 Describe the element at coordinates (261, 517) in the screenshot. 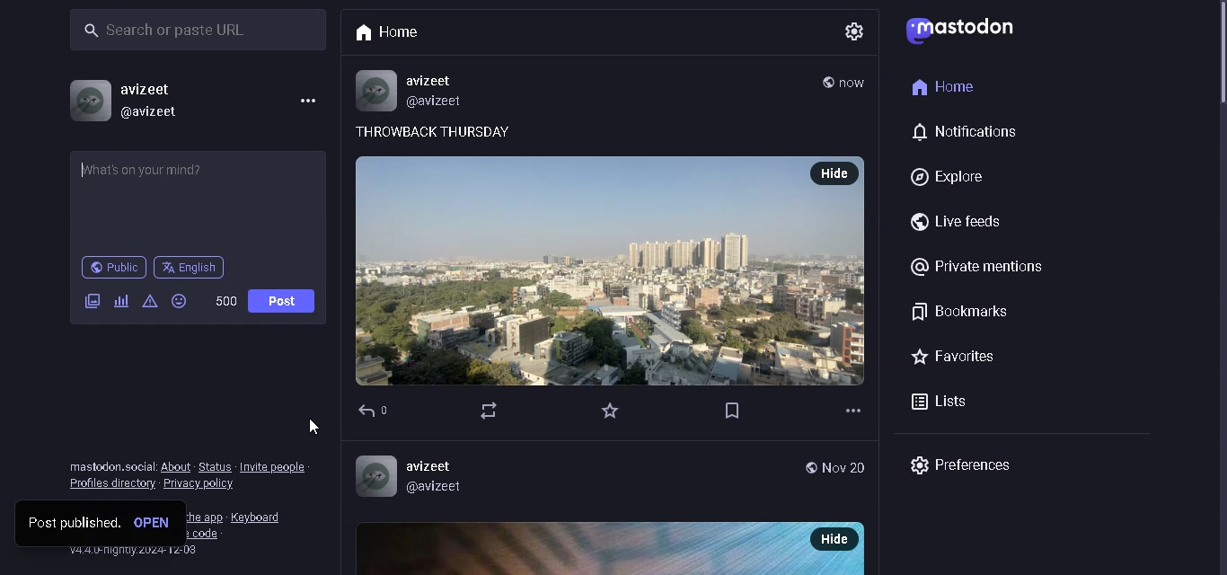

I see `keyboard` at that location.